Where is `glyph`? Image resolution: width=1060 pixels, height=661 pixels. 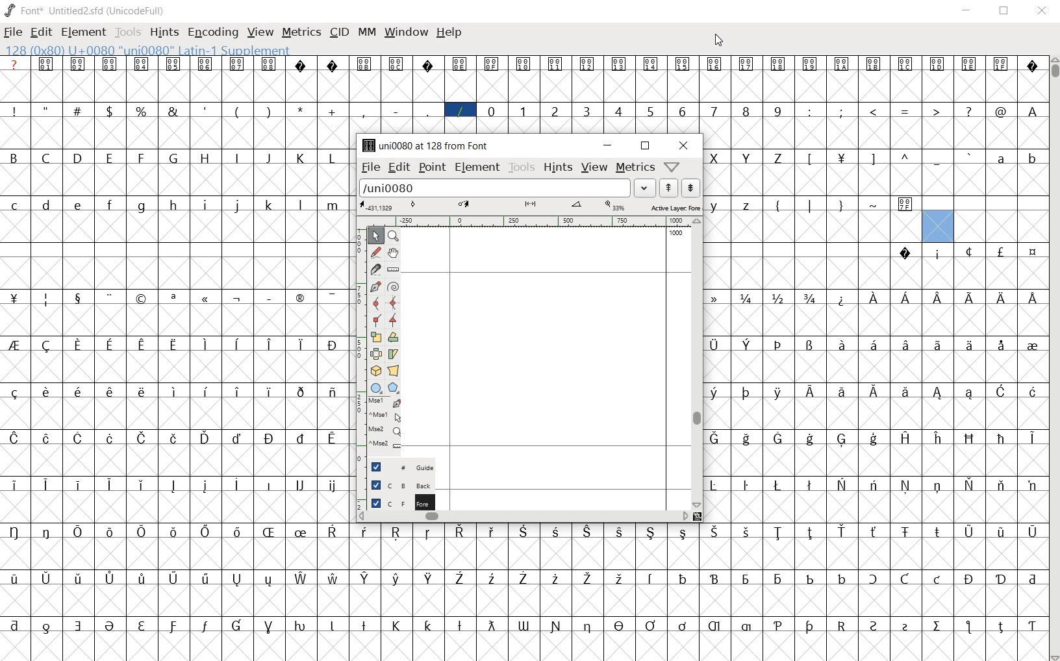
glyph is located at coordinates (491, 111).